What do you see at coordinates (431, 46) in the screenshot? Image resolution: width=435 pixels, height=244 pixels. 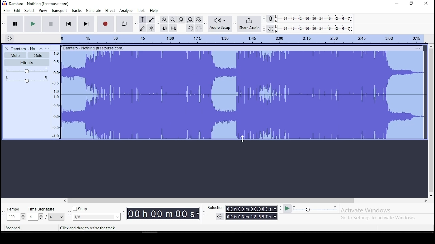 I see `up` at bounding box center [431, 46].